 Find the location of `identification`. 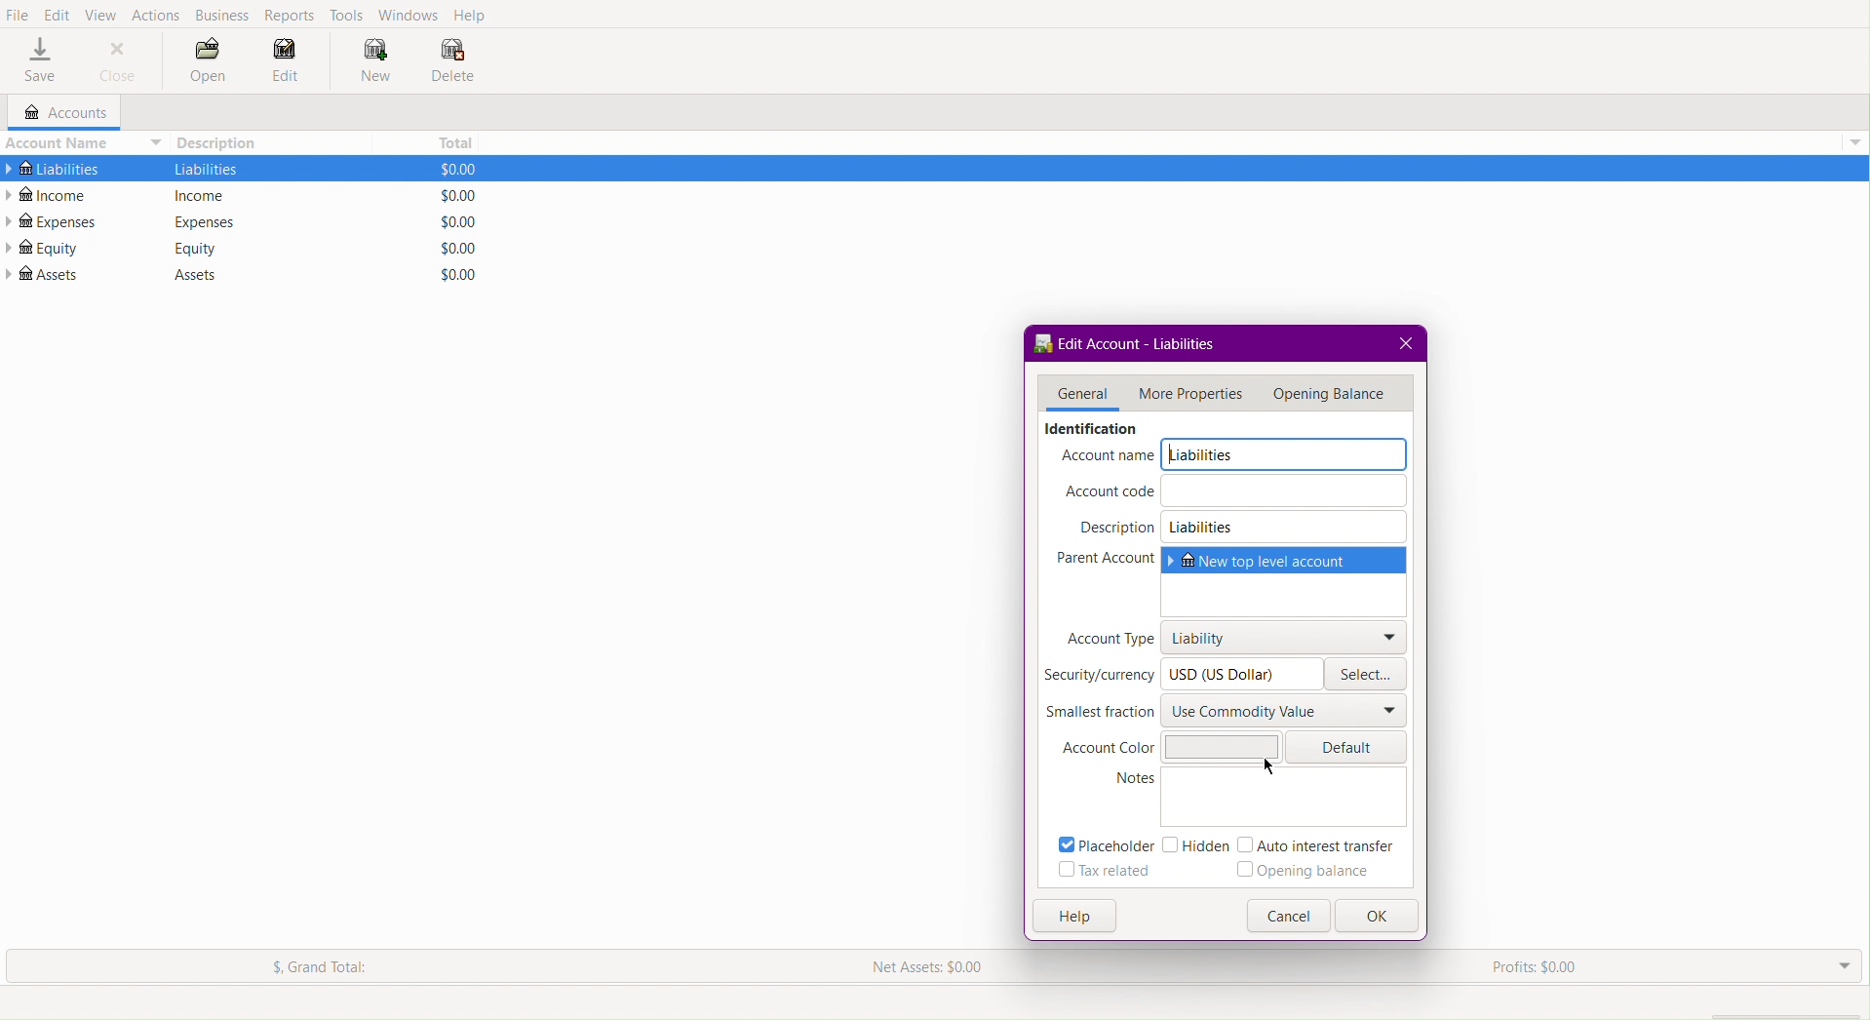

identification is located at coordinates (1094, 431).